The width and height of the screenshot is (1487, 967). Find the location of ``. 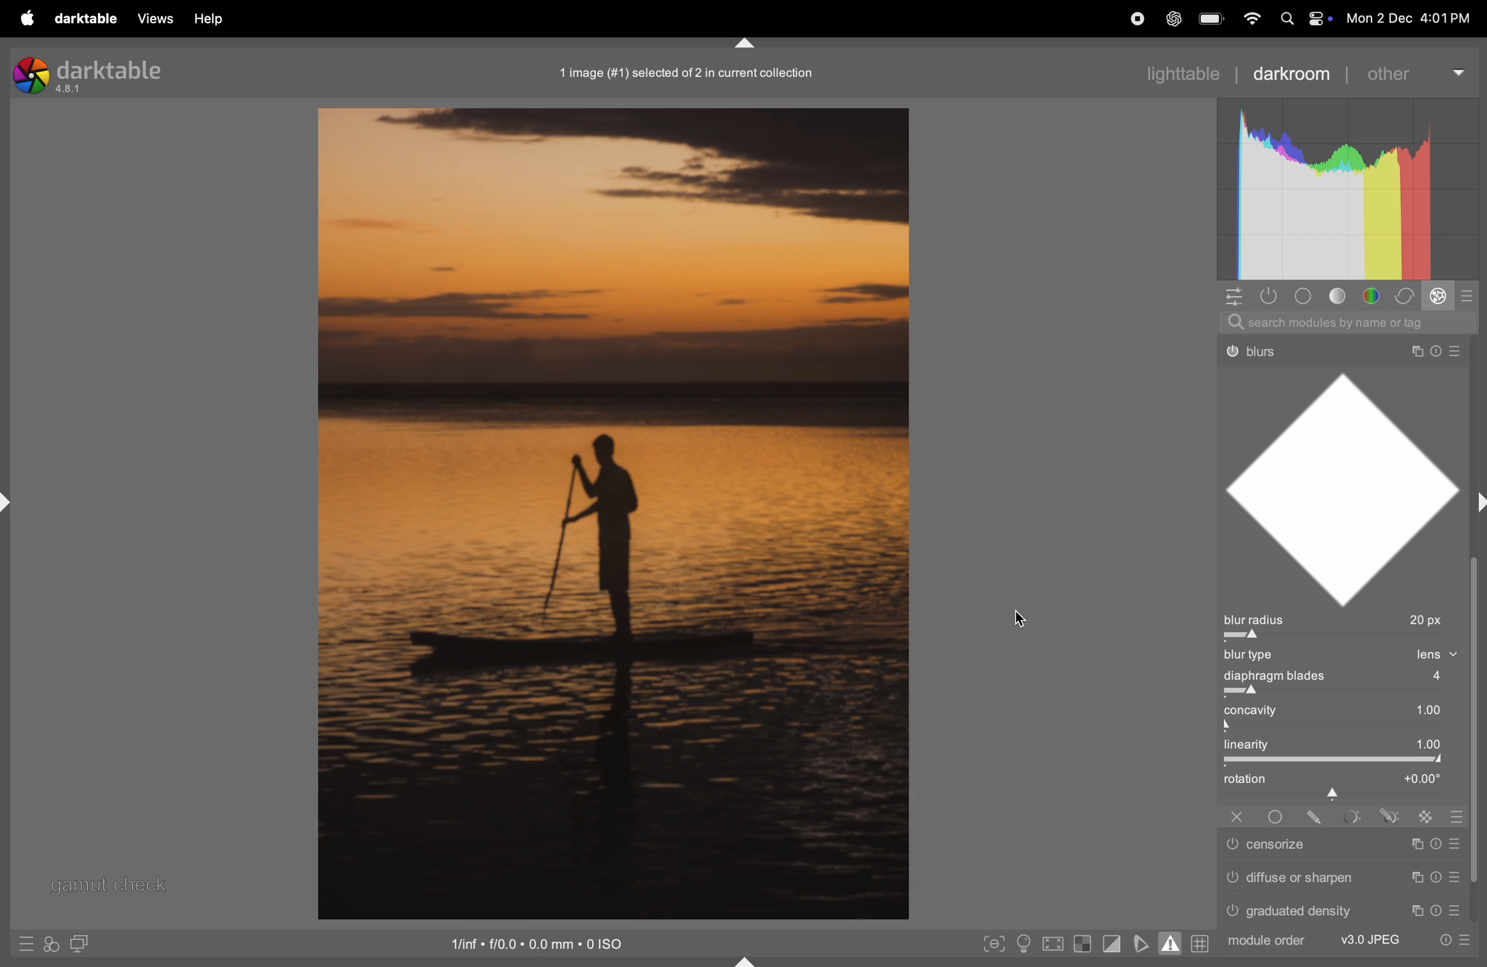

 is located at coordinates (1340, 878).